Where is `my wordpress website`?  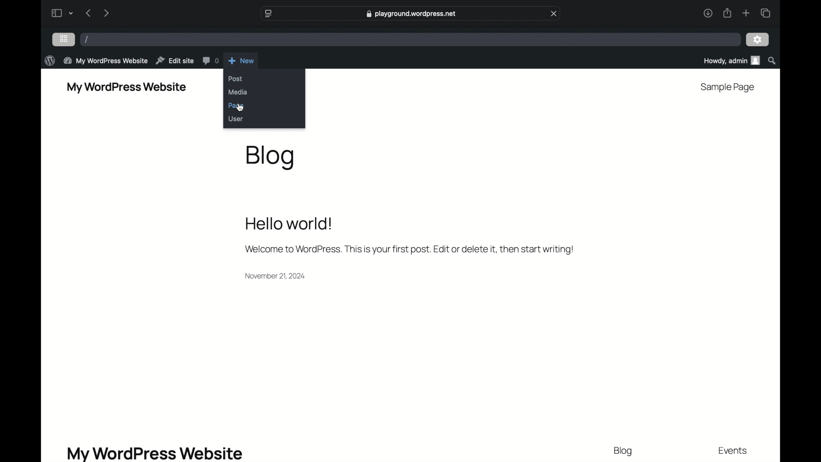 my wordpress website is located at coordinates (126, 88).